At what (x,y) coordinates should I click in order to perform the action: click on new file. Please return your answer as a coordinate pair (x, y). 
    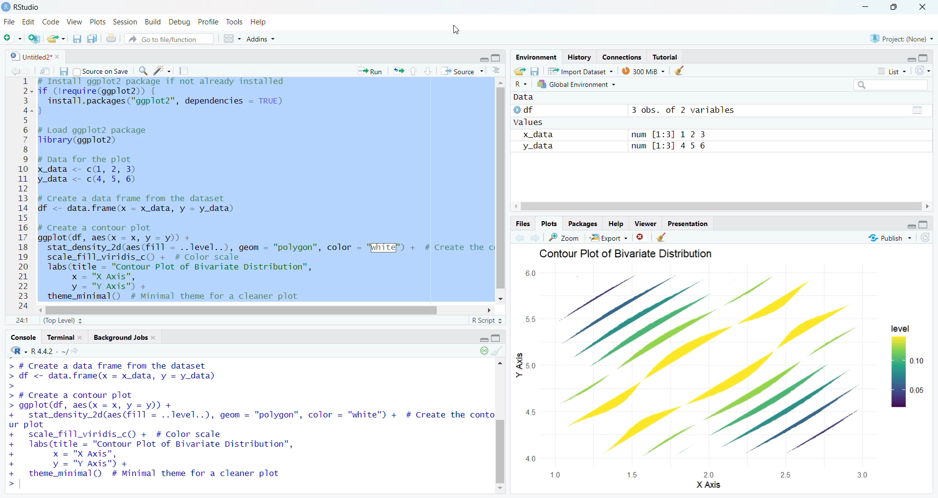
    Looking at the image, I should click on (11, 38).